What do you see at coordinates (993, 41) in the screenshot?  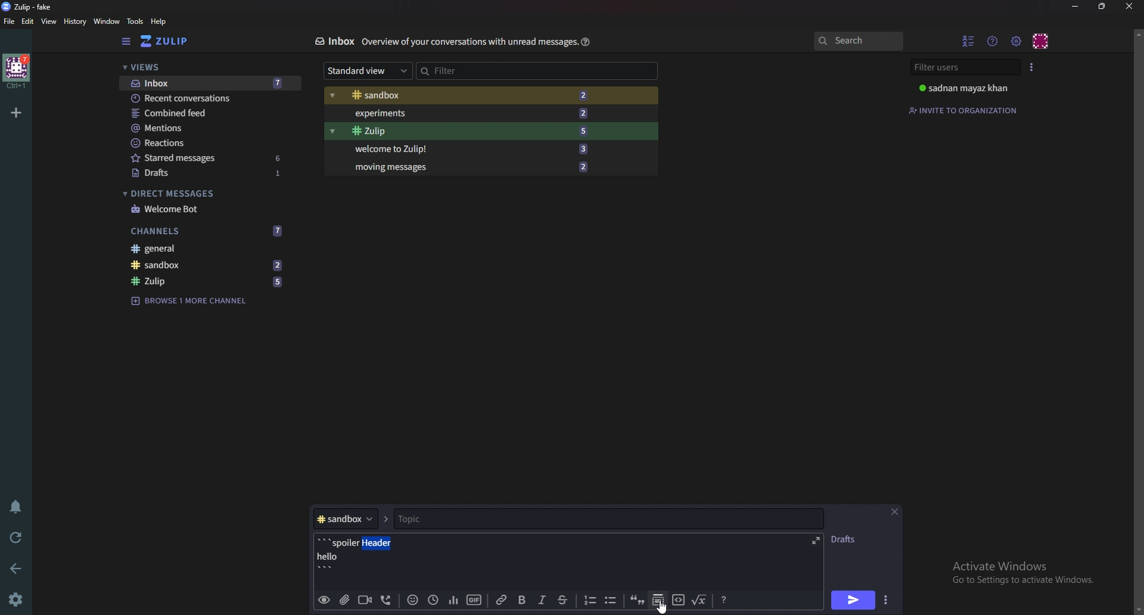 I see `Help menu` at bounding box center [993, 41].